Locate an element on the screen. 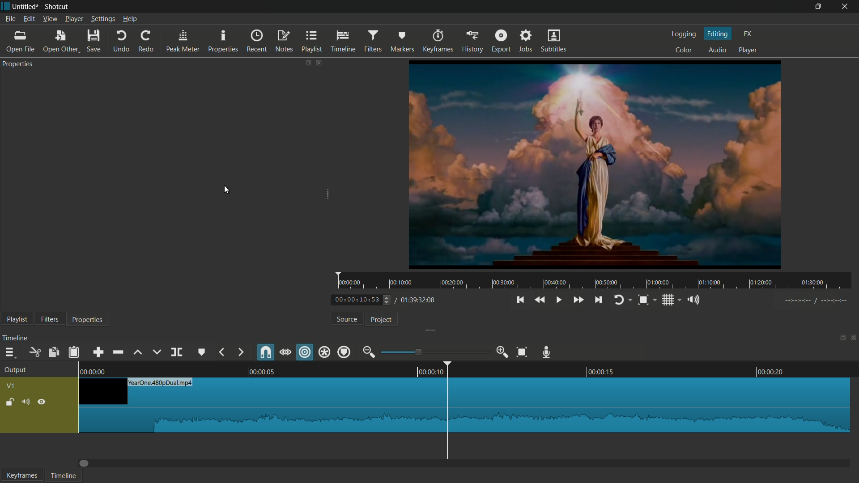 Image resolution: width=859 pixels, height=483 pixels. zoom timeline to fit is located at coordinates (521, 352).